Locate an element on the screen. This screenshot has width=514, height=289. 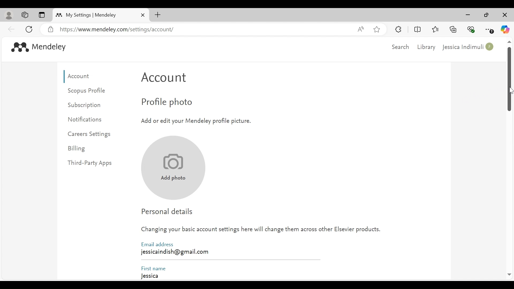
Third Party Apps is located at coordinates (94, 163).